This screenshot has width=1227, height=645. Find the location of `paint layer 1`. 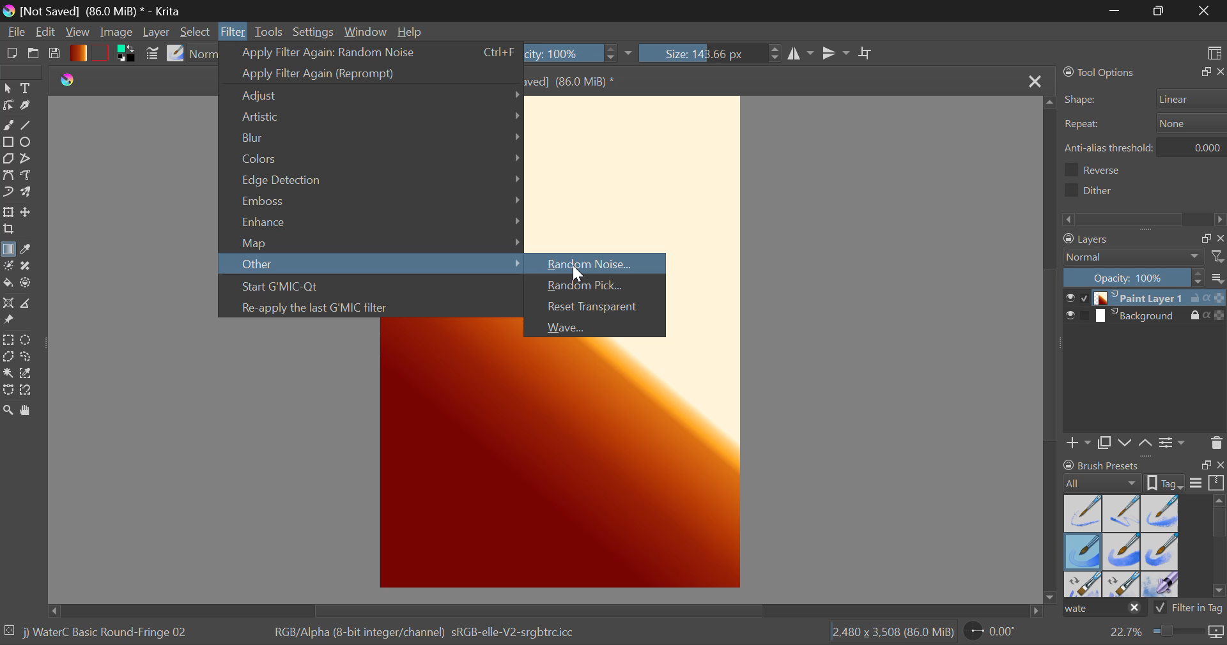

paint layer 1 is located at coordinates (1142, 298).